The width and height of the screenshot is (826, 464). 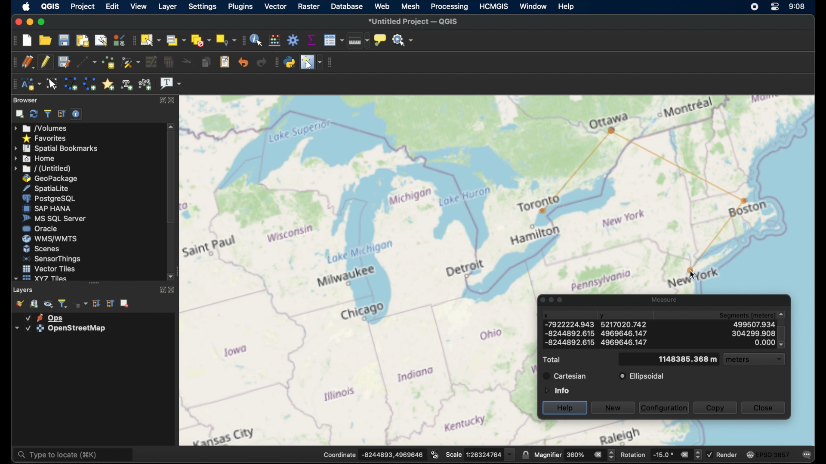 What do you see at coordinates (565, 6) in the screenshot?
I see `help` at bounding box center [565, 6].